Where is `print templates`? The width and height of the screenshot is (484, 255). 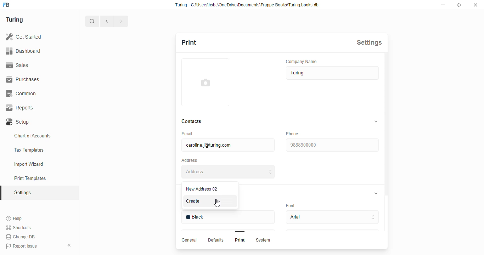
print templates is located at coordinates (30, 178).